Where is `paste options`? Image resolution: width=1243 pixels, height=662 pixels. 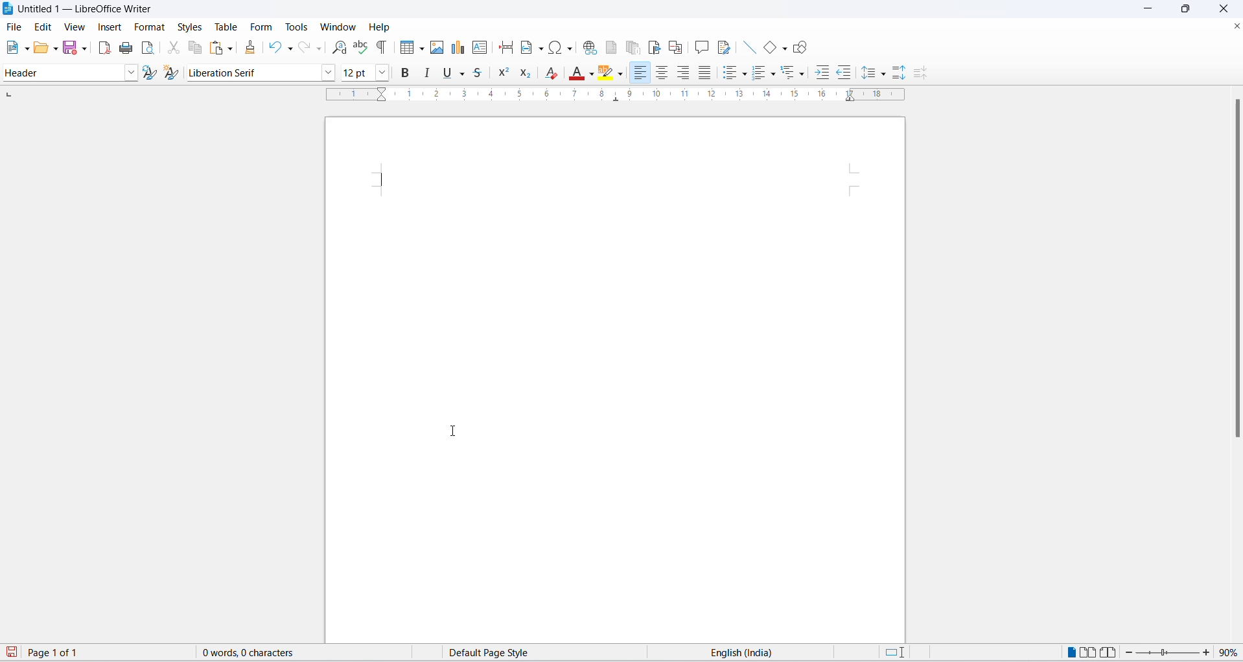 paste options is located at coordinates (231, 48).